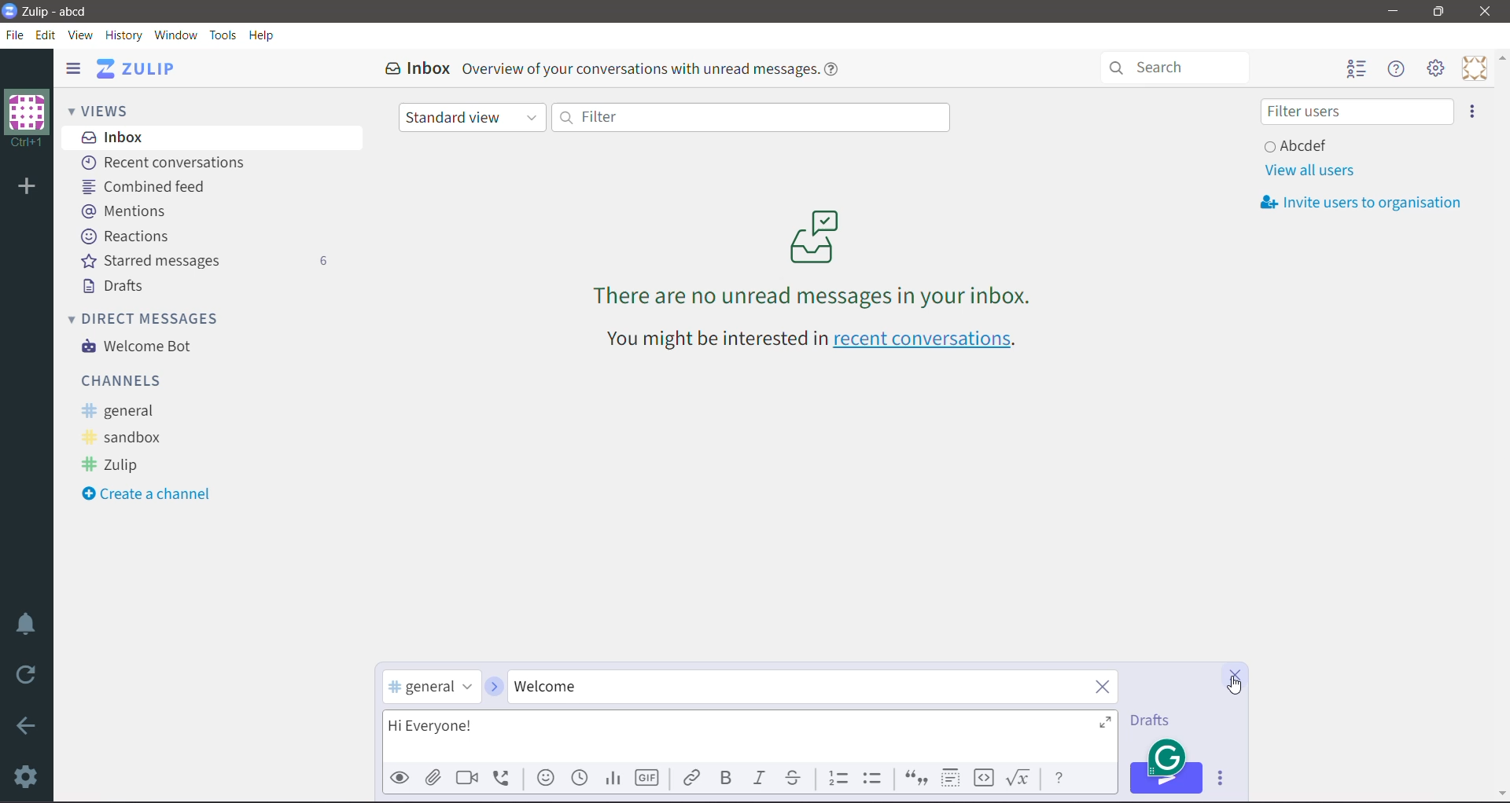  What do you see at coordinates (46, 35) in the screenshot?
I see `Edit` at bounding box center [46, 35].